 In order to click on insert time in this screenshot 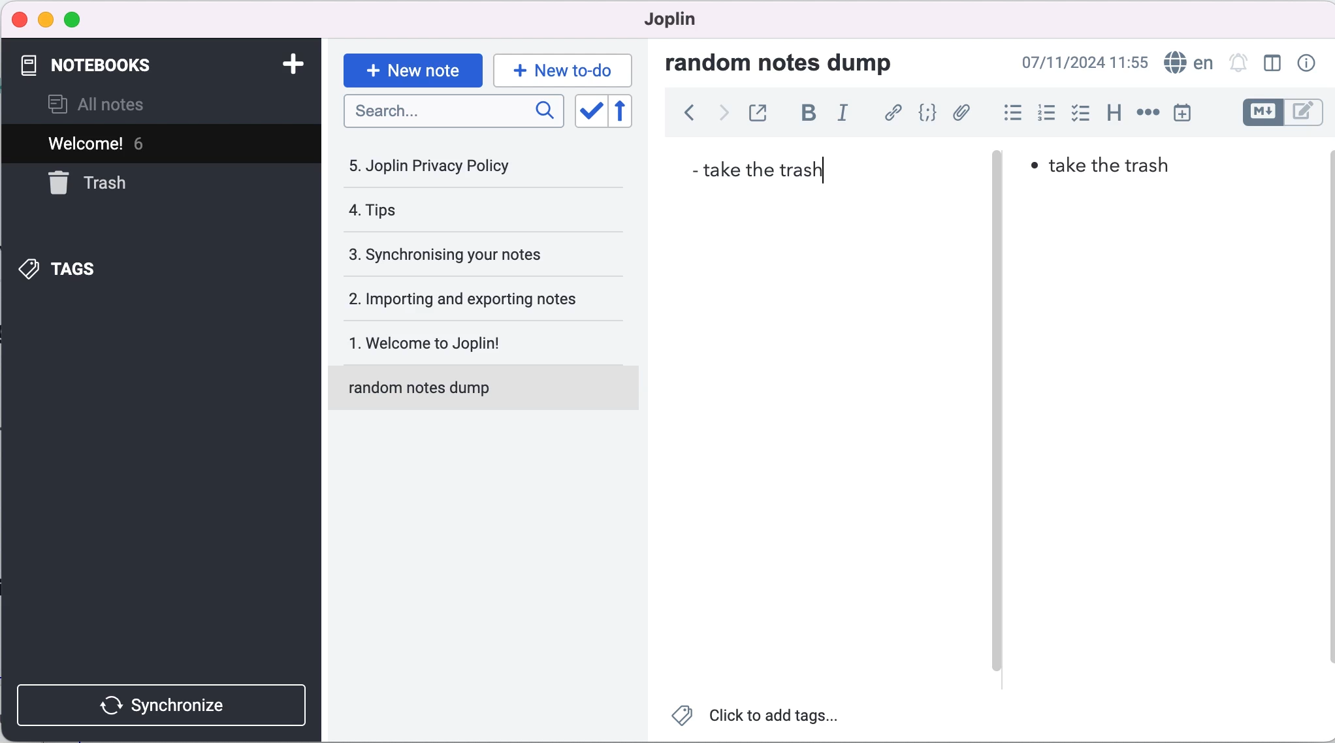, I will do `click(1191, 112)`.